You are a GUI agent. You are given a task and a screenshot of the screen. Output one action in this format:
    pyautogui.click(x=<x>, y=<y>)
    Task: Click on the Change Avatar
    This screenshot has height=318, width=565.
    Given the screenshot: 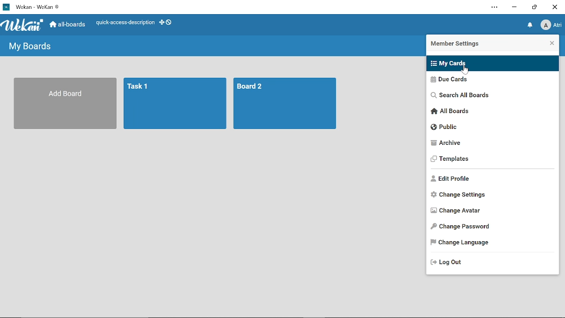 What is the action you would take?
    pyautogui.click(x=492, y=212)
    